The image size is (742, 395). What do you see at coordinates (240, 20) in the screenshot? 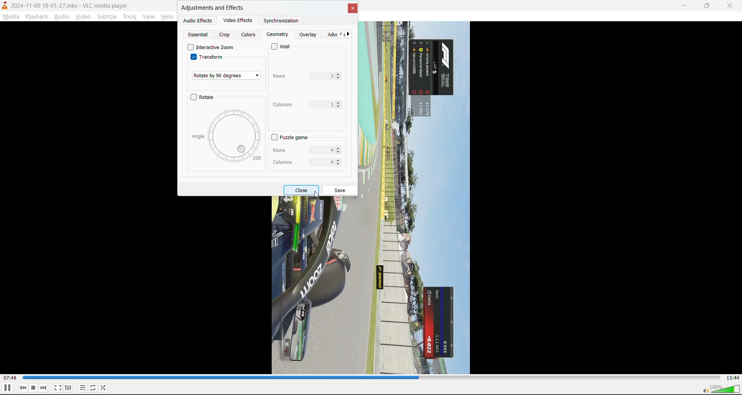
I see `video effects` at bounding box center [240, 20].